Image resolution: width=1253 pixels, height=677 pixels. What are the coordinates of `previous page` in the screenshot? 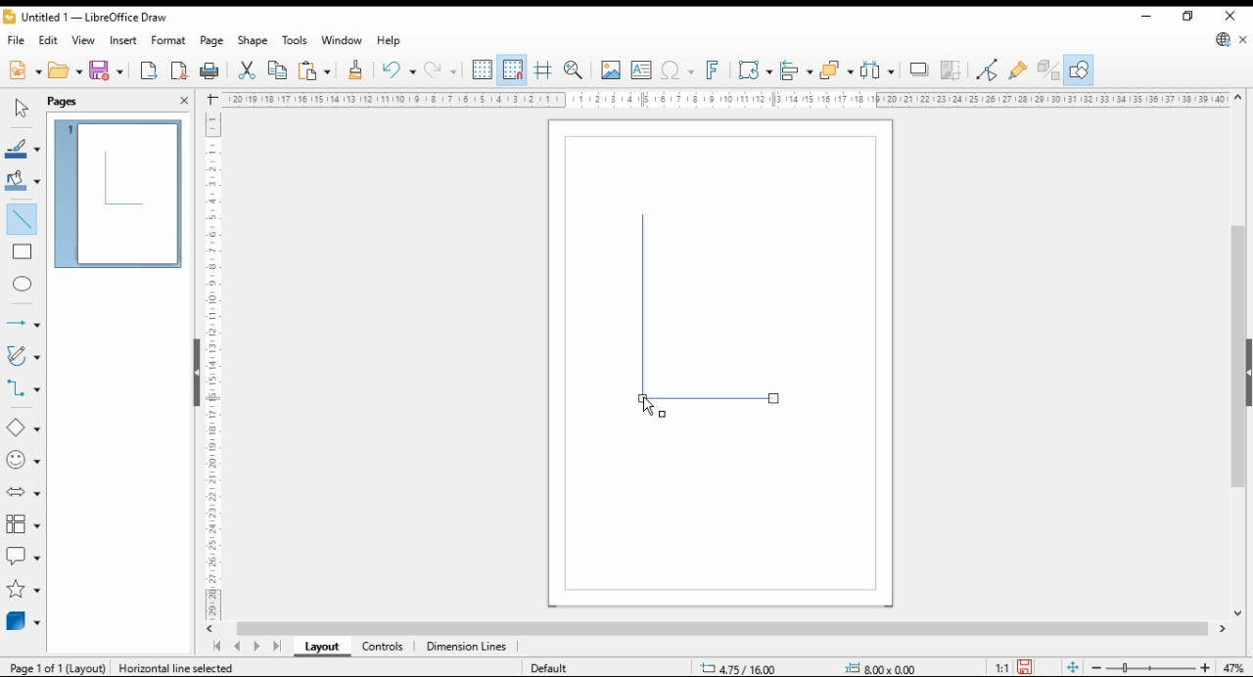 It's located at (237, 648).